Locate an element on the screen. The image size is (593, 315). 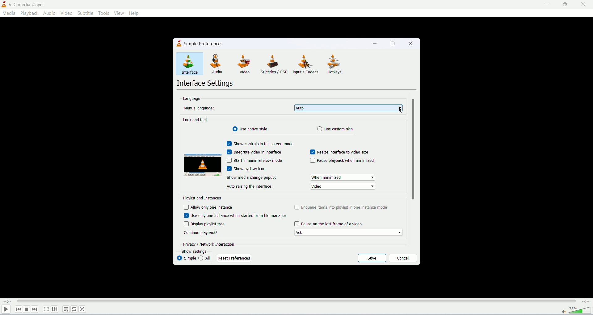
Look and feel is located at coordinates (196, 120).